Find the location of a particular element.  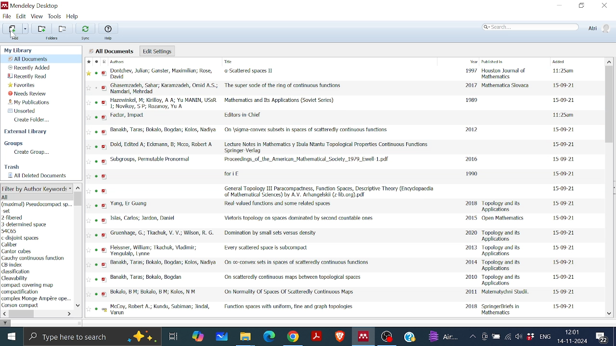

Title is located at coordinates (232, 174).